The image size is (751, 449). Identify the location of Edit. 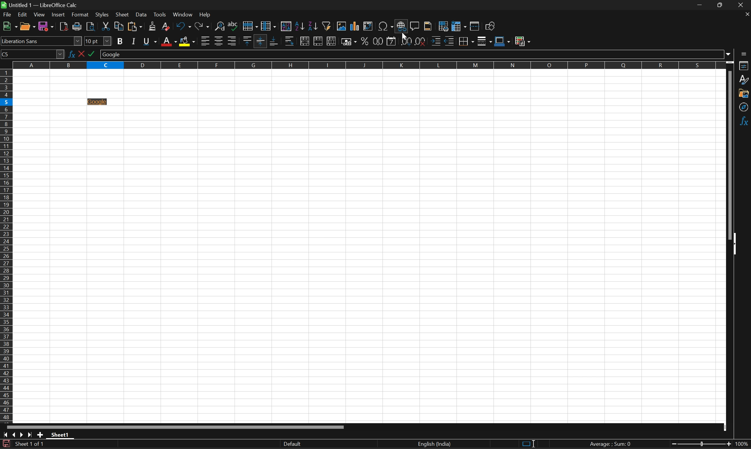
(24, 15).